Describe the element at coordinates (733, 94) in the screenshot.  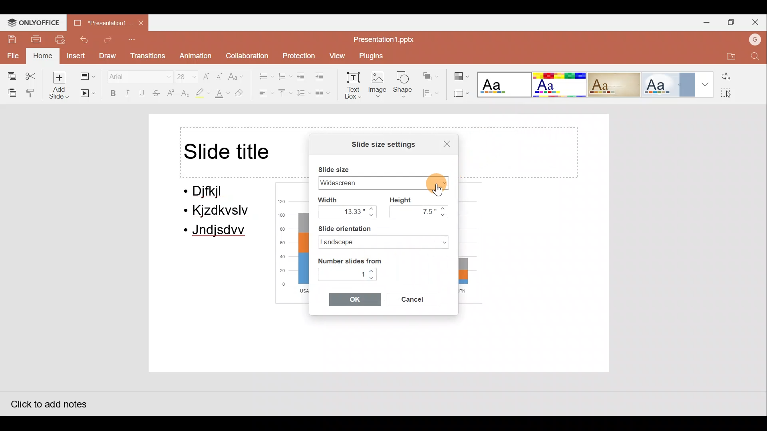
I see `Select all` at that location.